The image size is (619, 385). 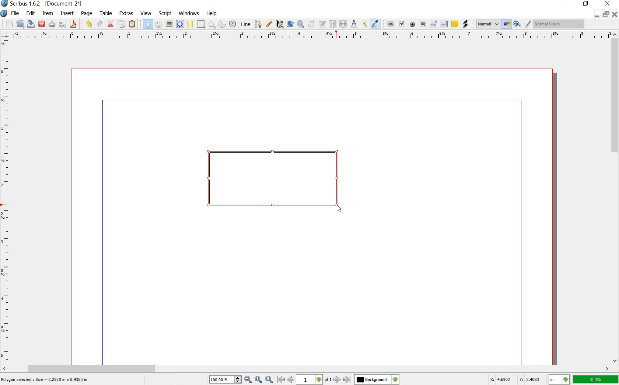 I want to click on EDIT IN PREVIEW MODE, so click(x=529, y=24).